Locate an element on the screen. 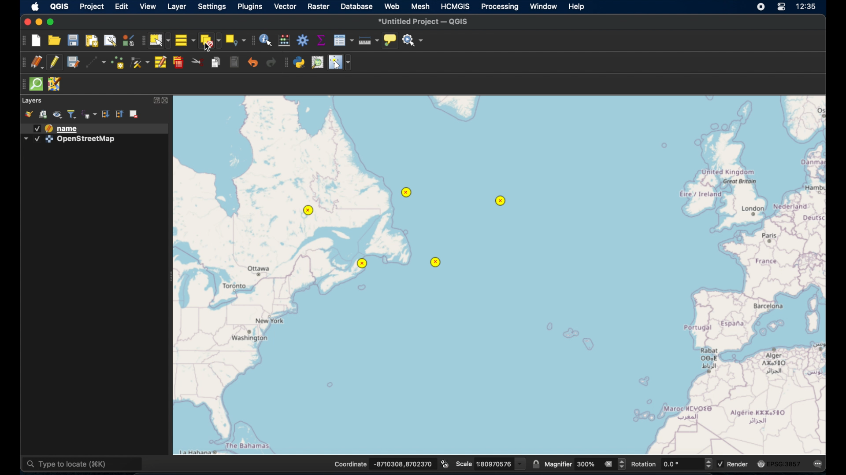  plugins is located at coordinates (250, 7).